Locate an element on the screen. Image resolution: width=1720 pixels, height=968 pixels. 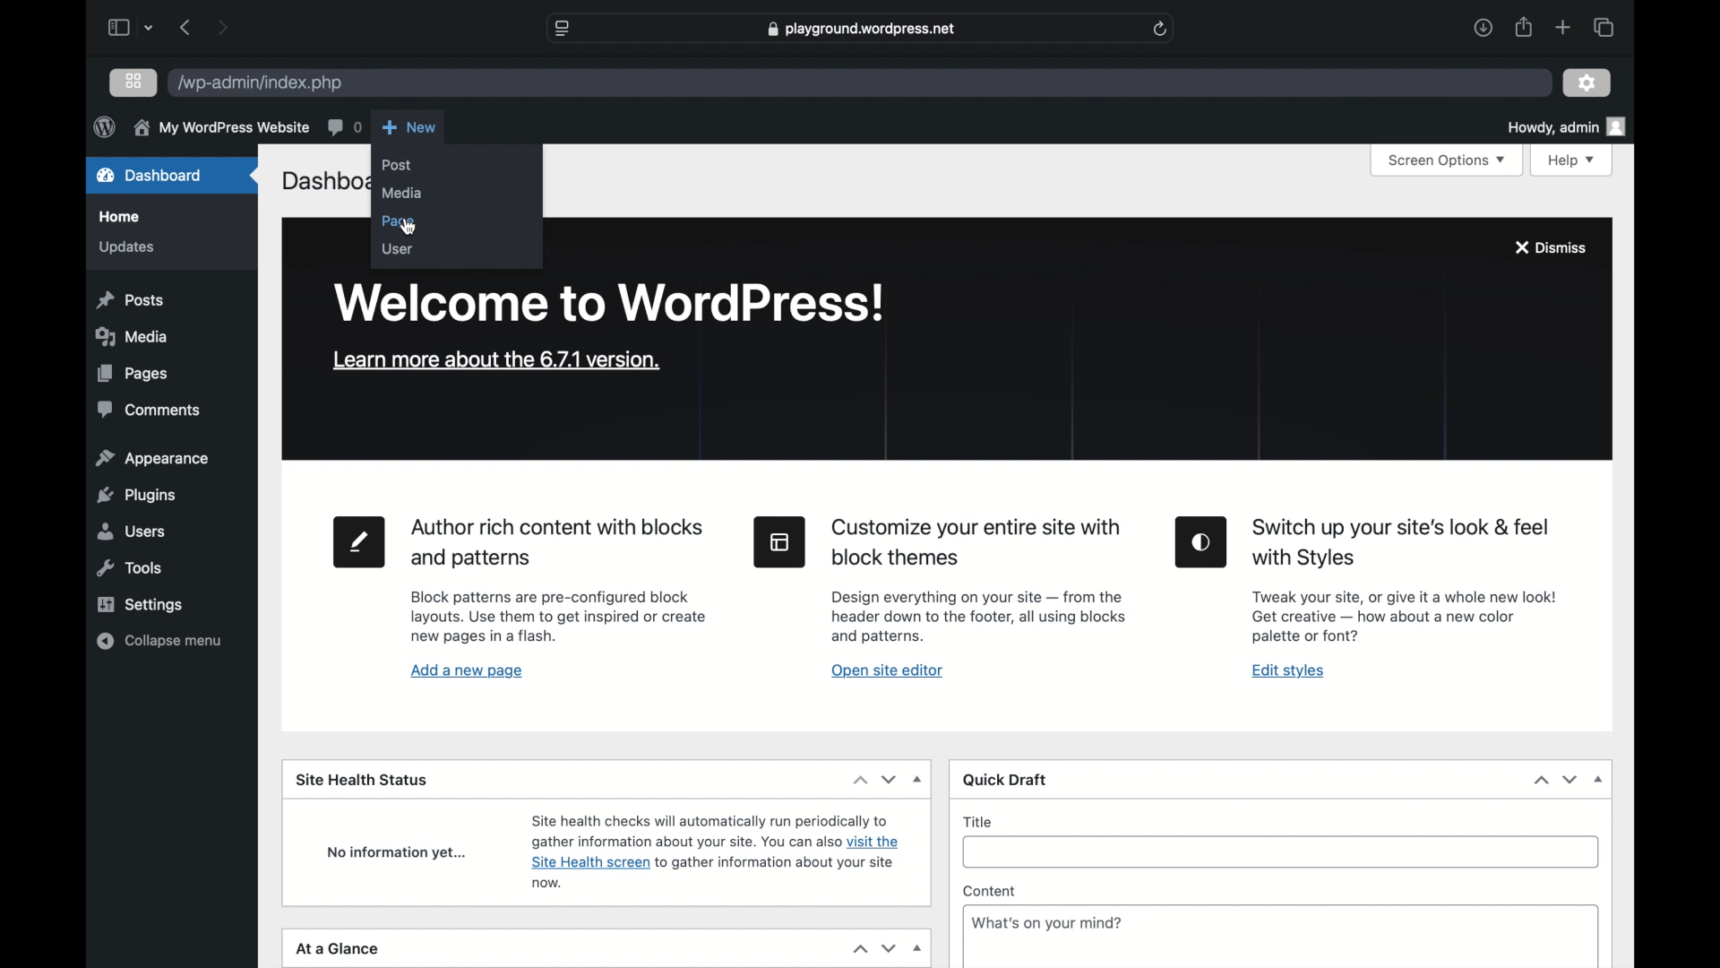
wordpress is located at coordinates (104, 126).